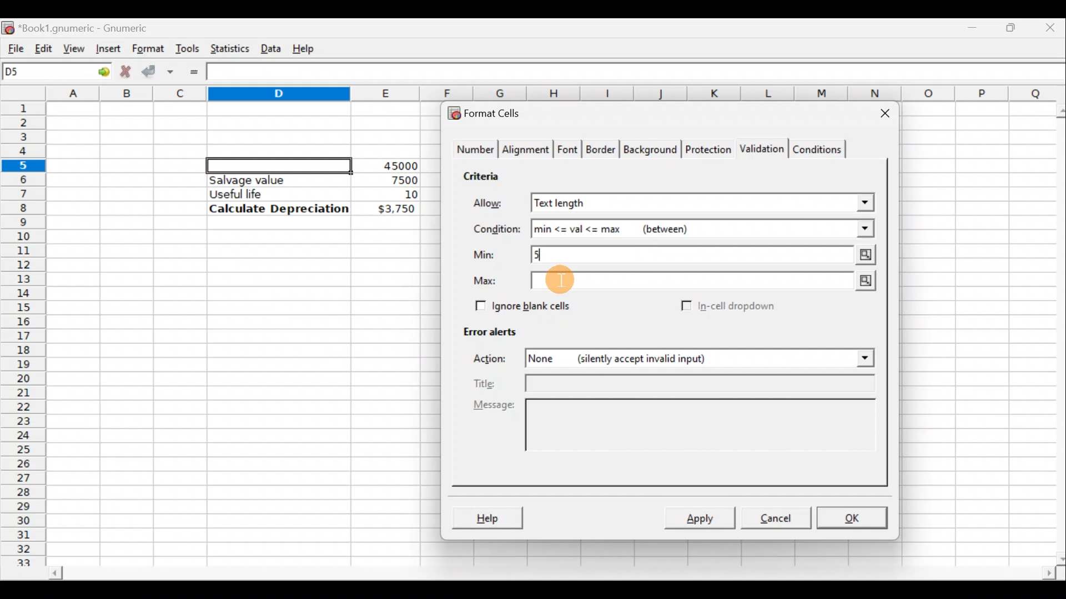 Image resolution: width=1066 pixels, height=599 pixels. I want to click on Close, so click(1052, 27).